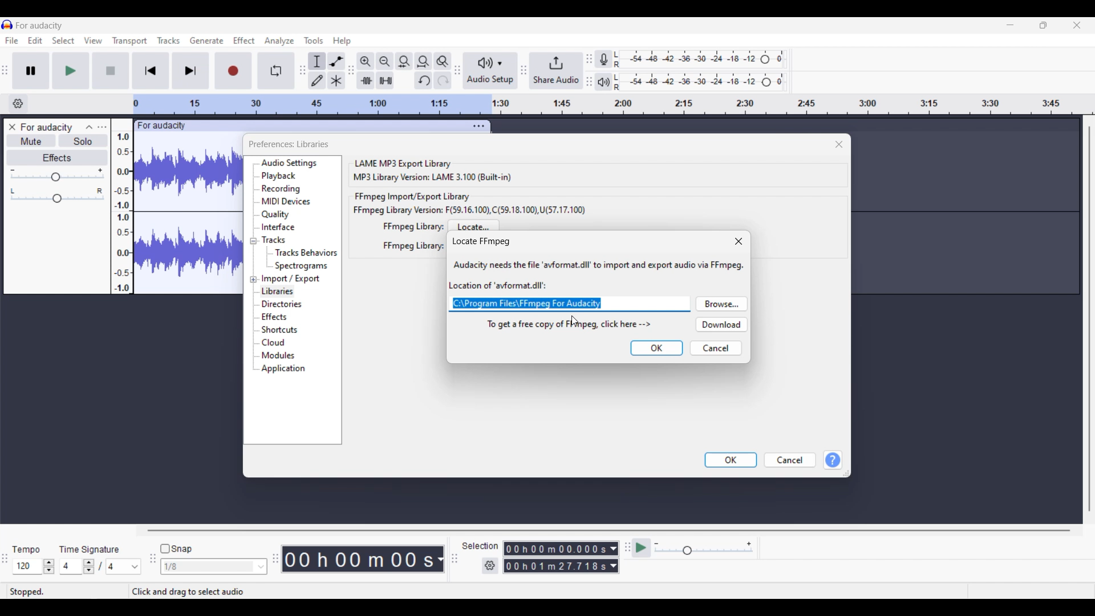 This screenshot has height=616, width=1095. What do you see at coordinates (282, 189) in the screenshot?
I see `Recording` at bounding box center [282, 189].